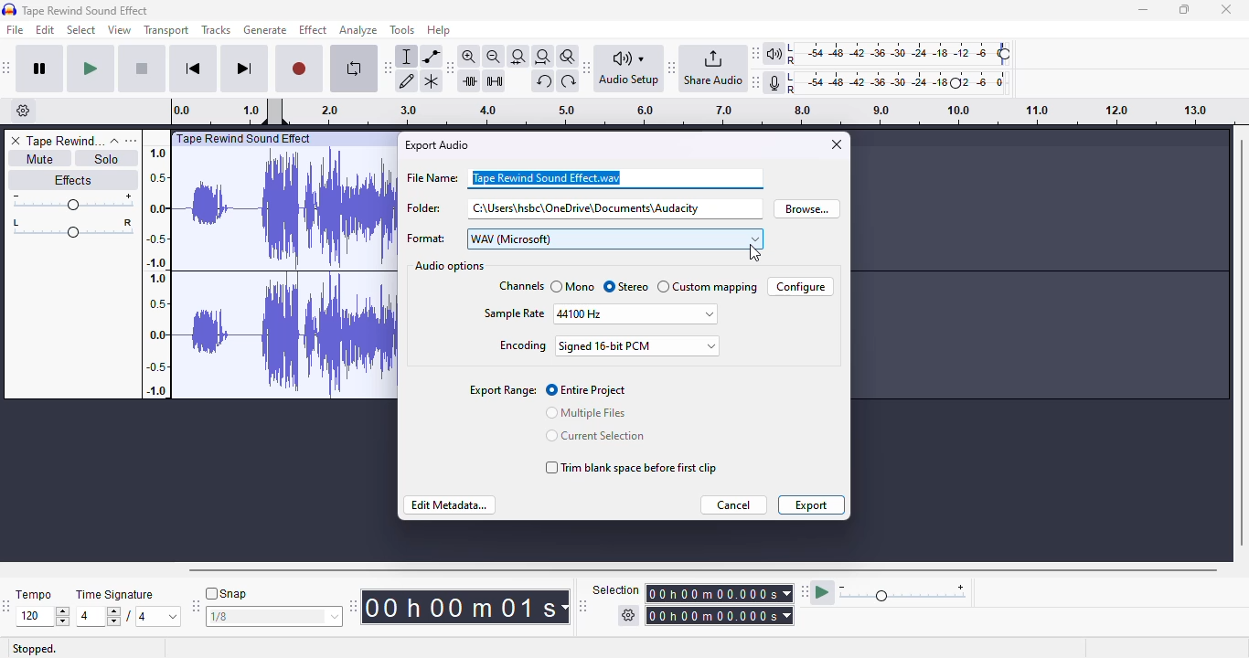  I want to click on close, so click(838, 144).